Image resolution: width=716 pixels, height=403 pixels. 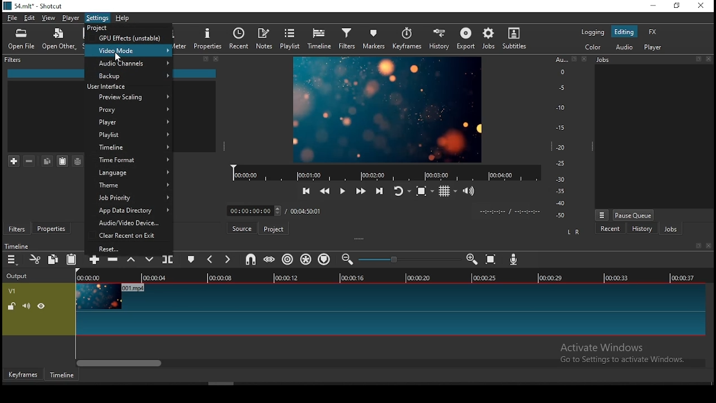 I want to click on restore, so click(x=698, y=59).